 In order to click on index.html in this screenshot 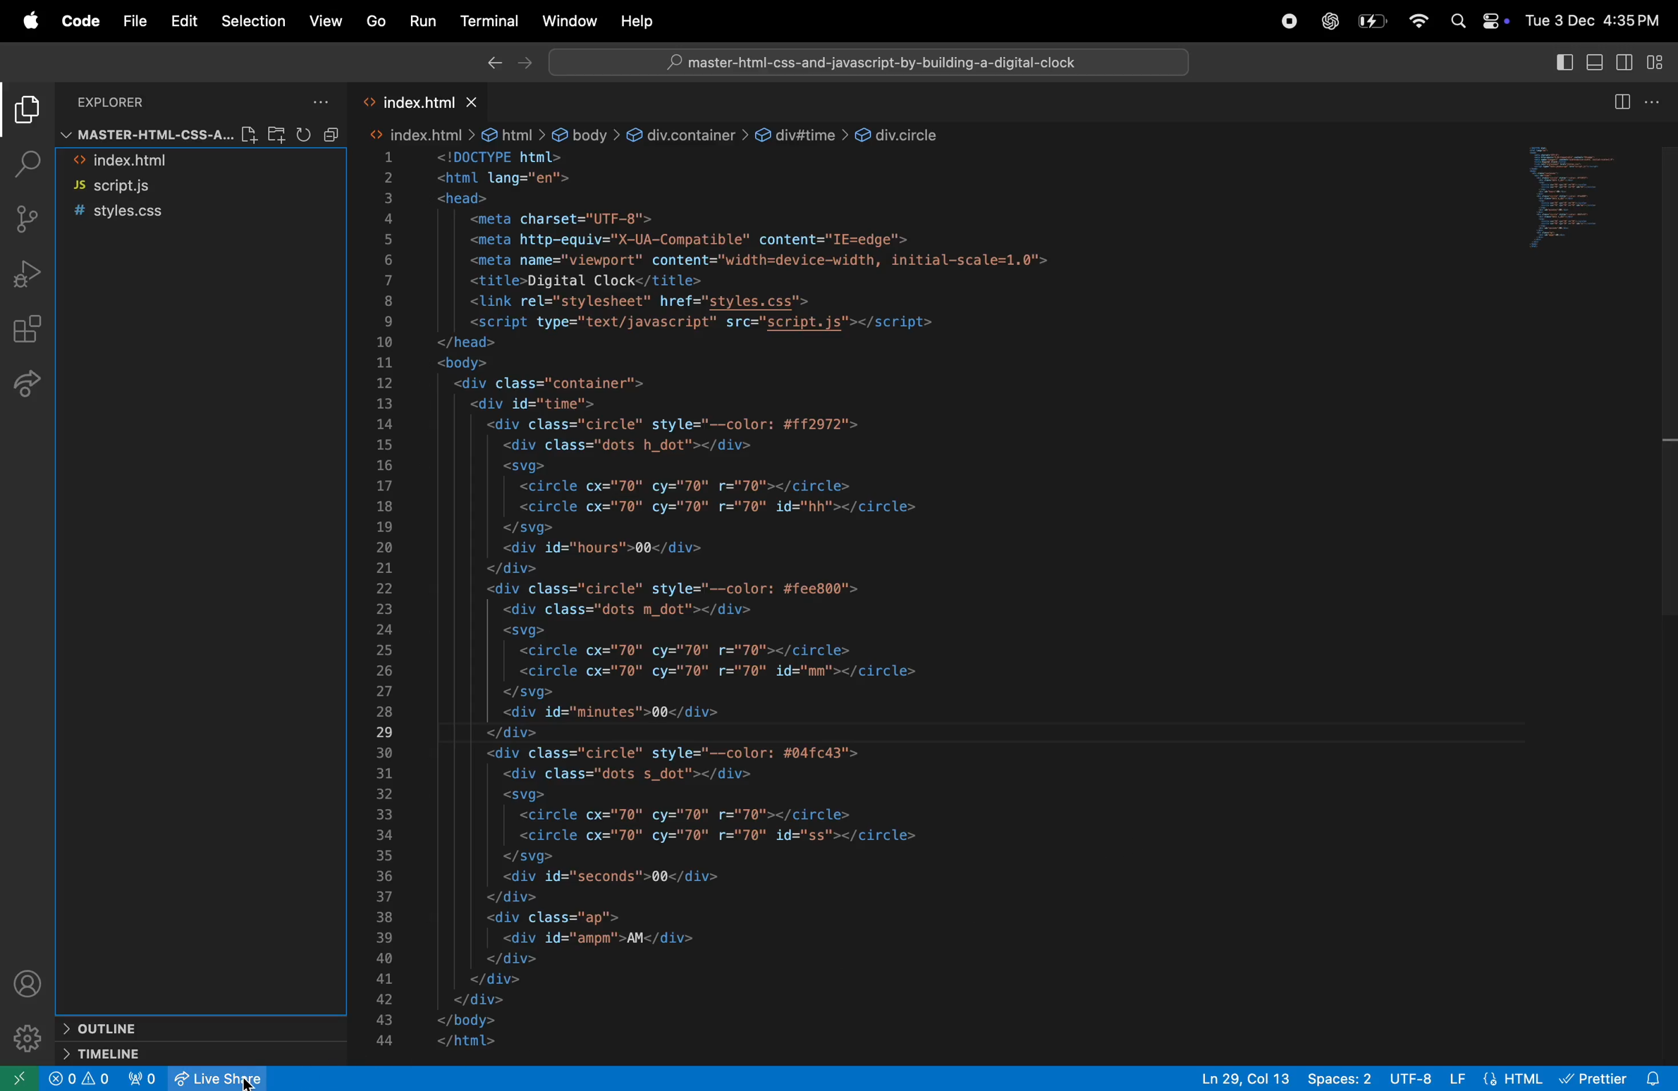, I will do `click(415, 98)`.